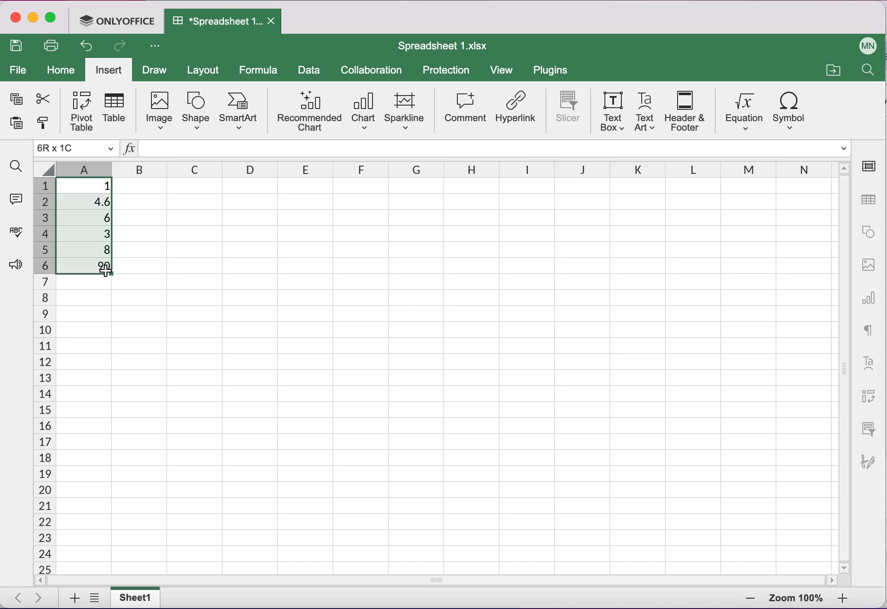  I want to click on copy style, so click(41, 124).